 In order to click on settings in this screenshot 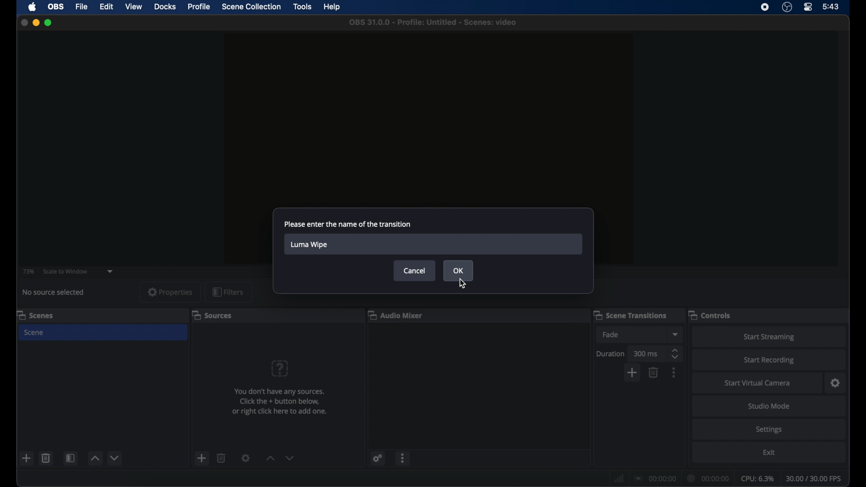, I will do `click(769, 430)`.